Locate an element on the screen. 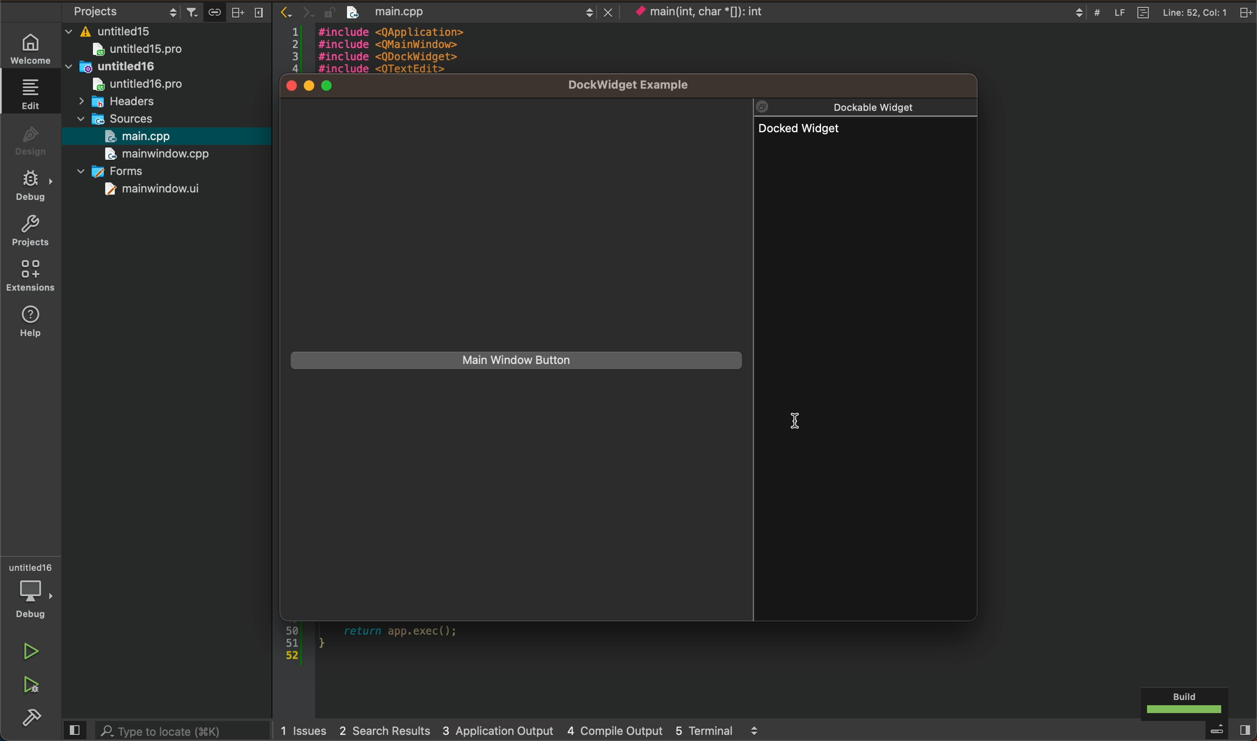 The height and width of the screenshot is (741, 1257). untitledpro is located at coordinates (142, 85).